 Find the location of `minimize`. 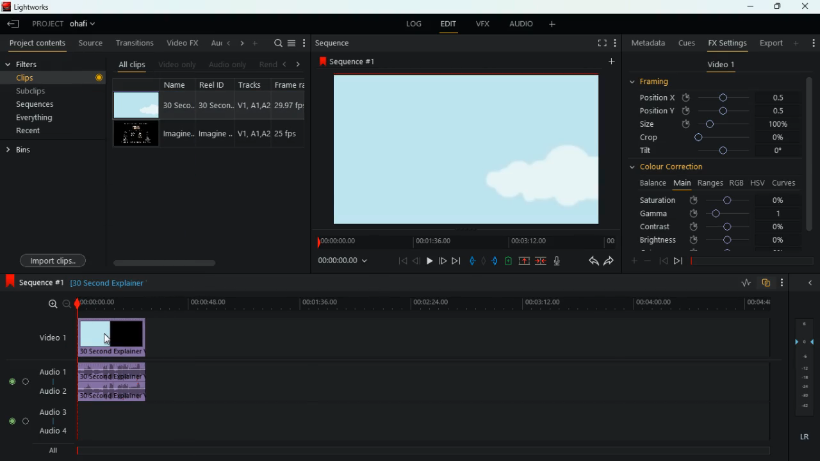

minimize is located at coordinates (750, 8).